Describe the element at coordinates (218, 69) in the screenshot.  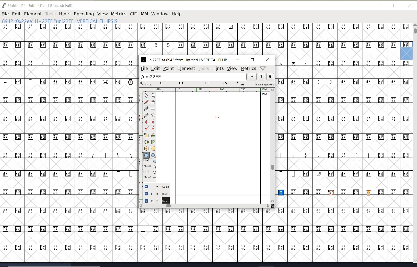
I see `hints` at that location.